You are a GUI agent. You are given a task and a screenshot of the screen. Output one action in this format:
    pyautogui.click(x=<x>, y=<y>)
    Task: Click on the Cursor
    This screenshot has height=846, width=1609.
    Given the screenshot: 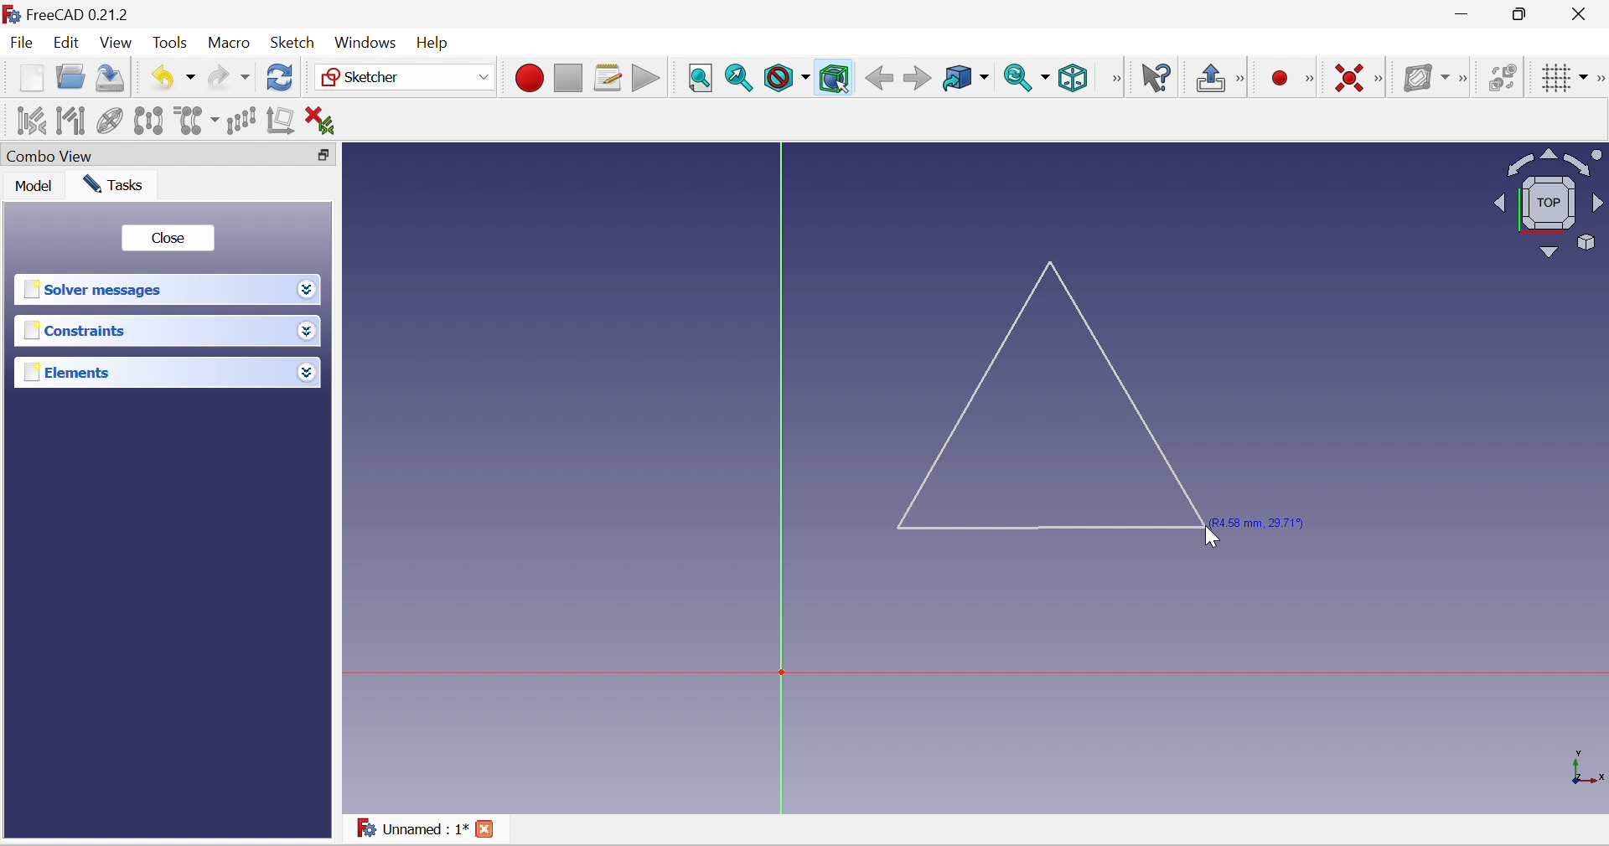 What is the action you would take?
    pyautogui.click(x=1212, y=538)
    